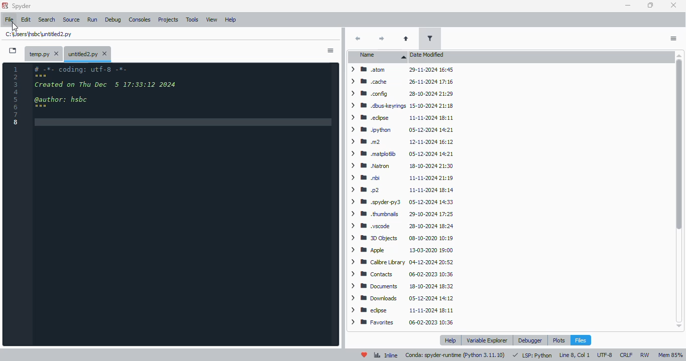 Image resolution: width=686 pixels, height=361 pixels. What do you see at coordinates (15, 27) in the screenshot?
I see `cursor` at bounding box center [15, 27].